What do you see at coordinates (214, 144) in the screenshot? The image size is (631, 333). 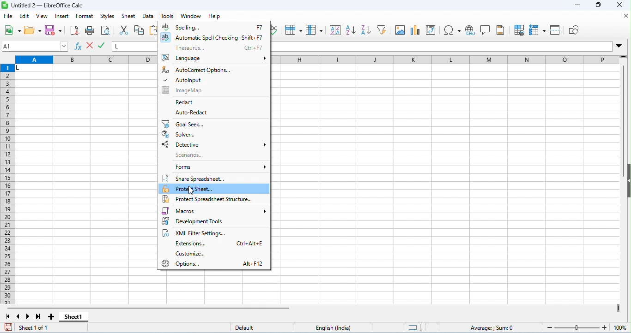 I see `detective` at bounding box center [214, 144].